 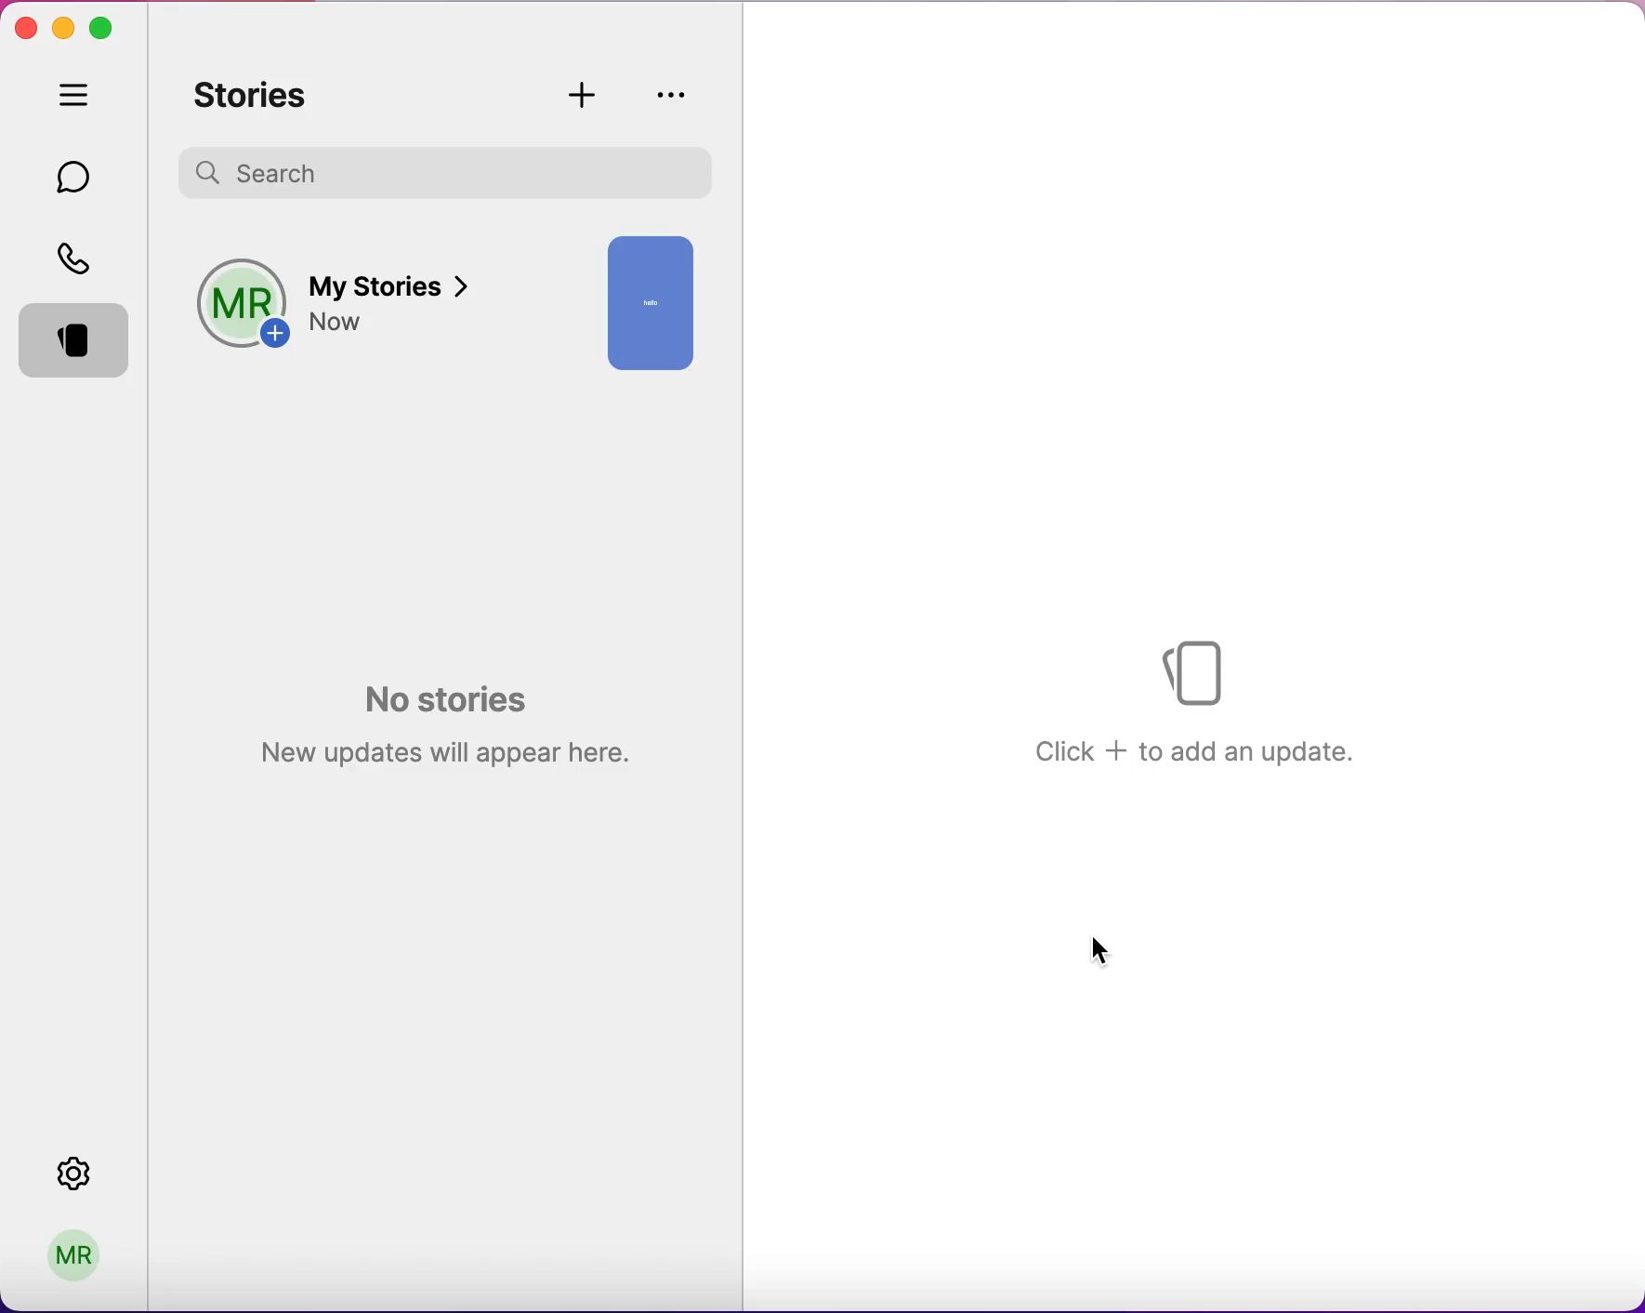 What do you see at coordinates (1196, 749) in the screenshot?
I see `Click + to add an update.` at bounding box center [1196, 749].